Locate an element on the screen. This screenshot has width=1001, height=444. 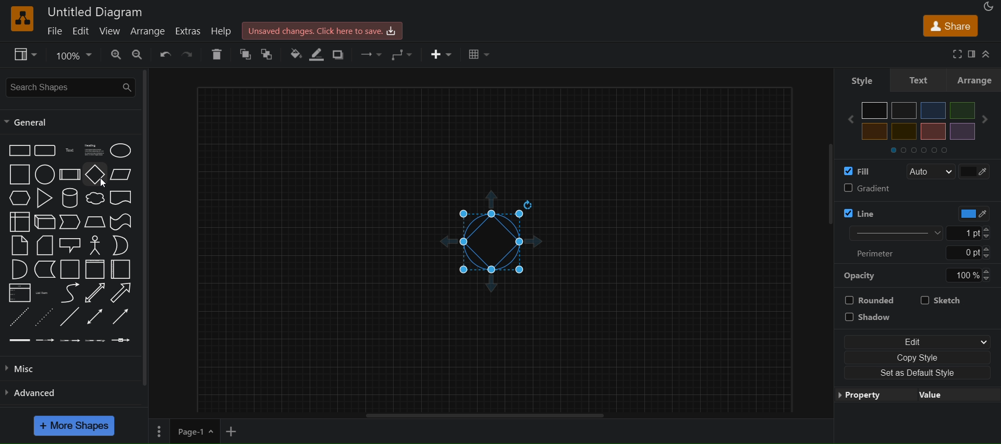
circle color changed to blue is located at coordinates (499, 241).